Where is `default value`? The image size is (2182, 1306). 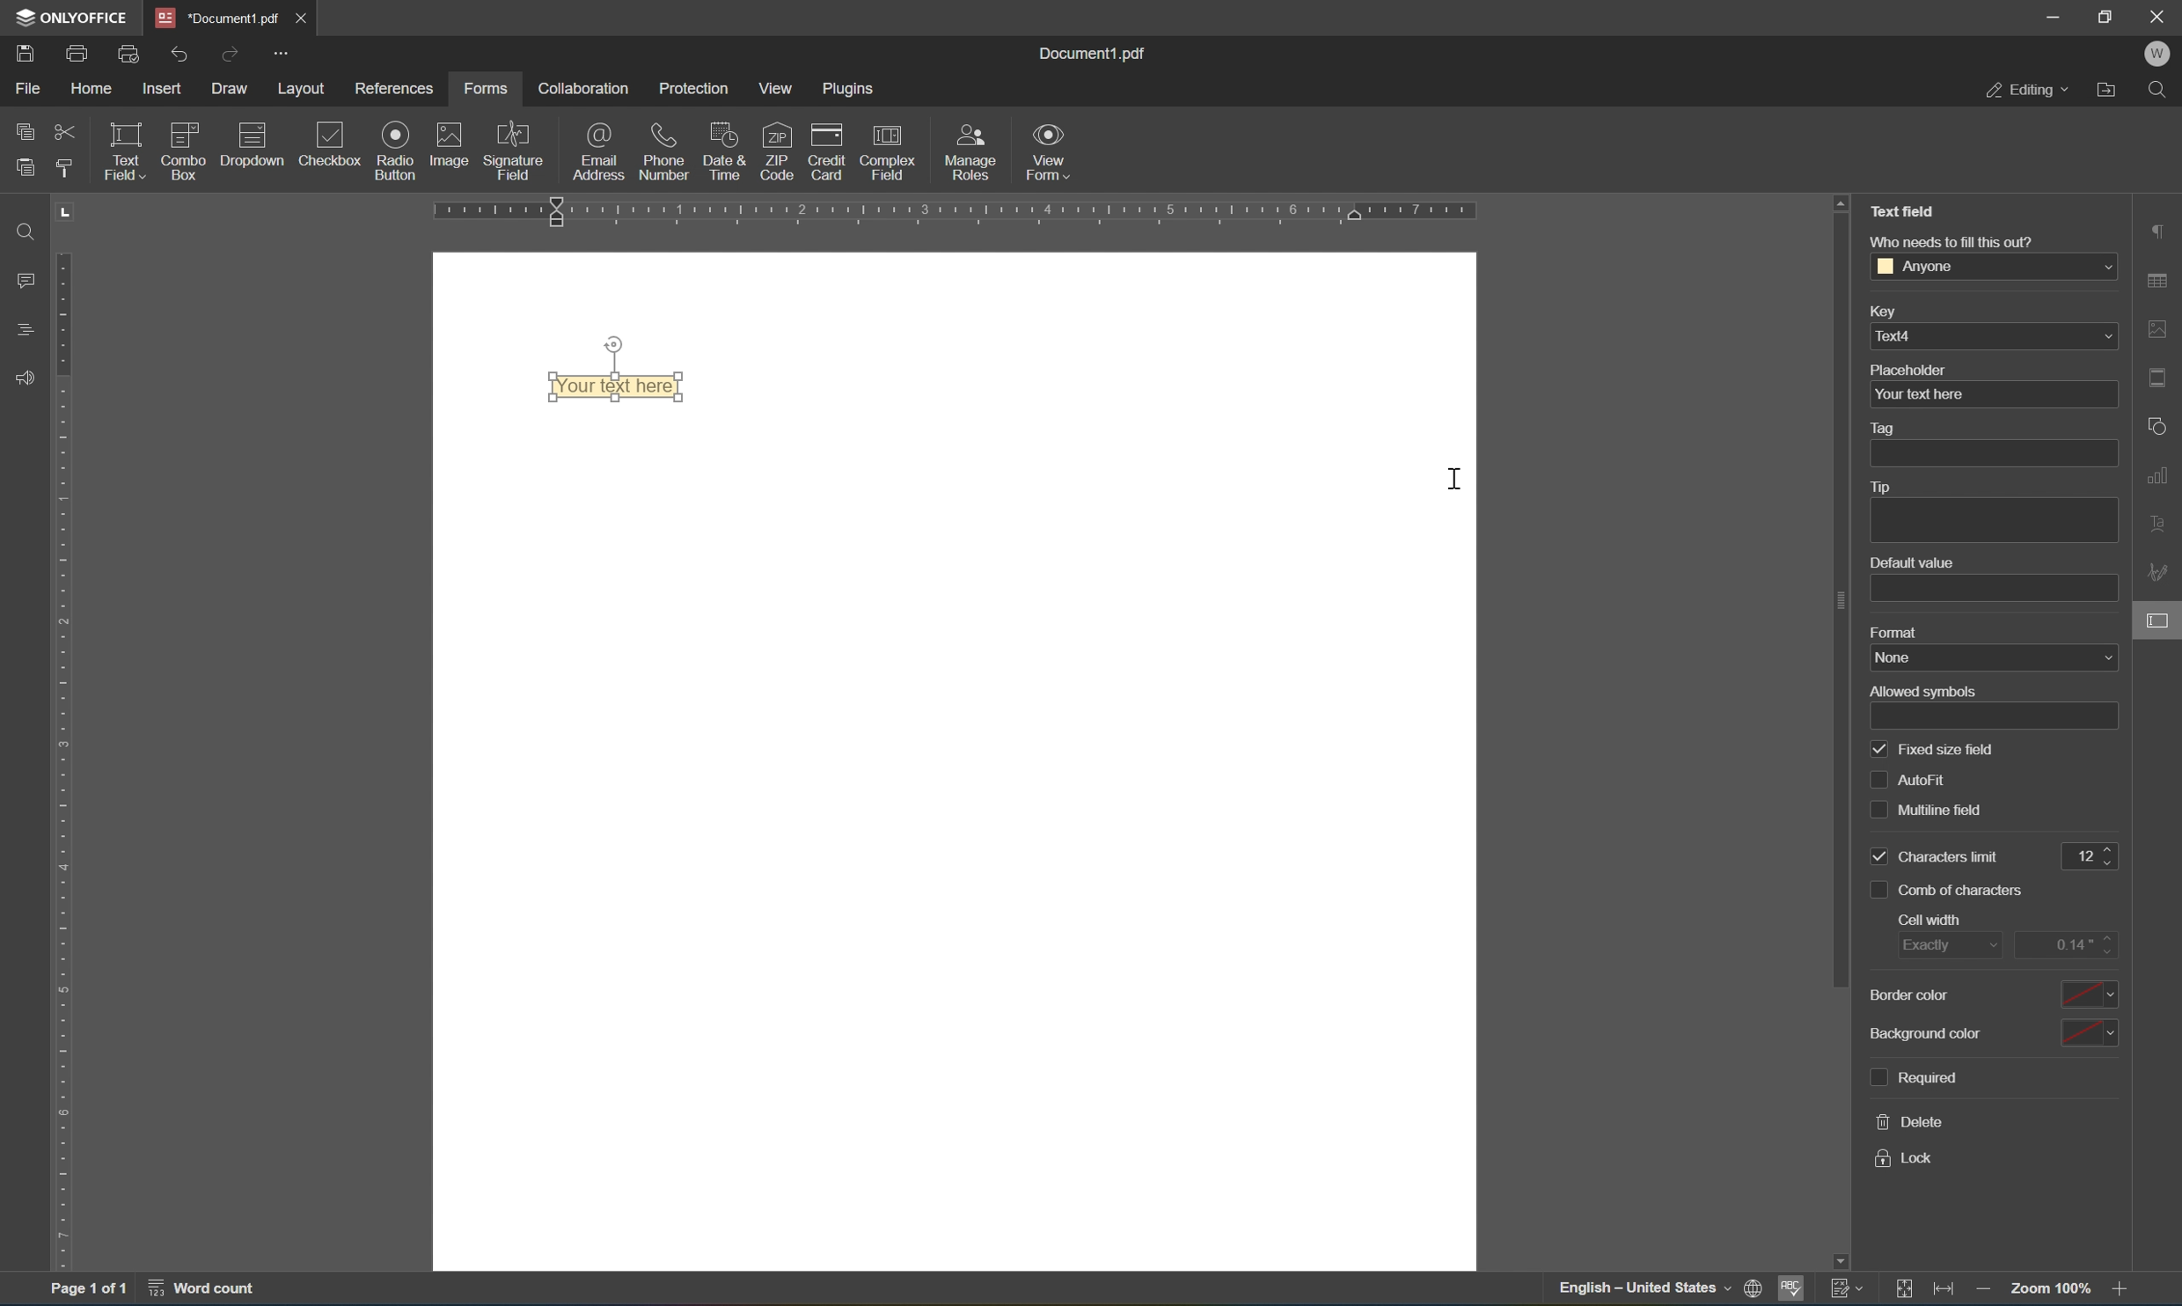 default value is located at coordinates (1913, 561).